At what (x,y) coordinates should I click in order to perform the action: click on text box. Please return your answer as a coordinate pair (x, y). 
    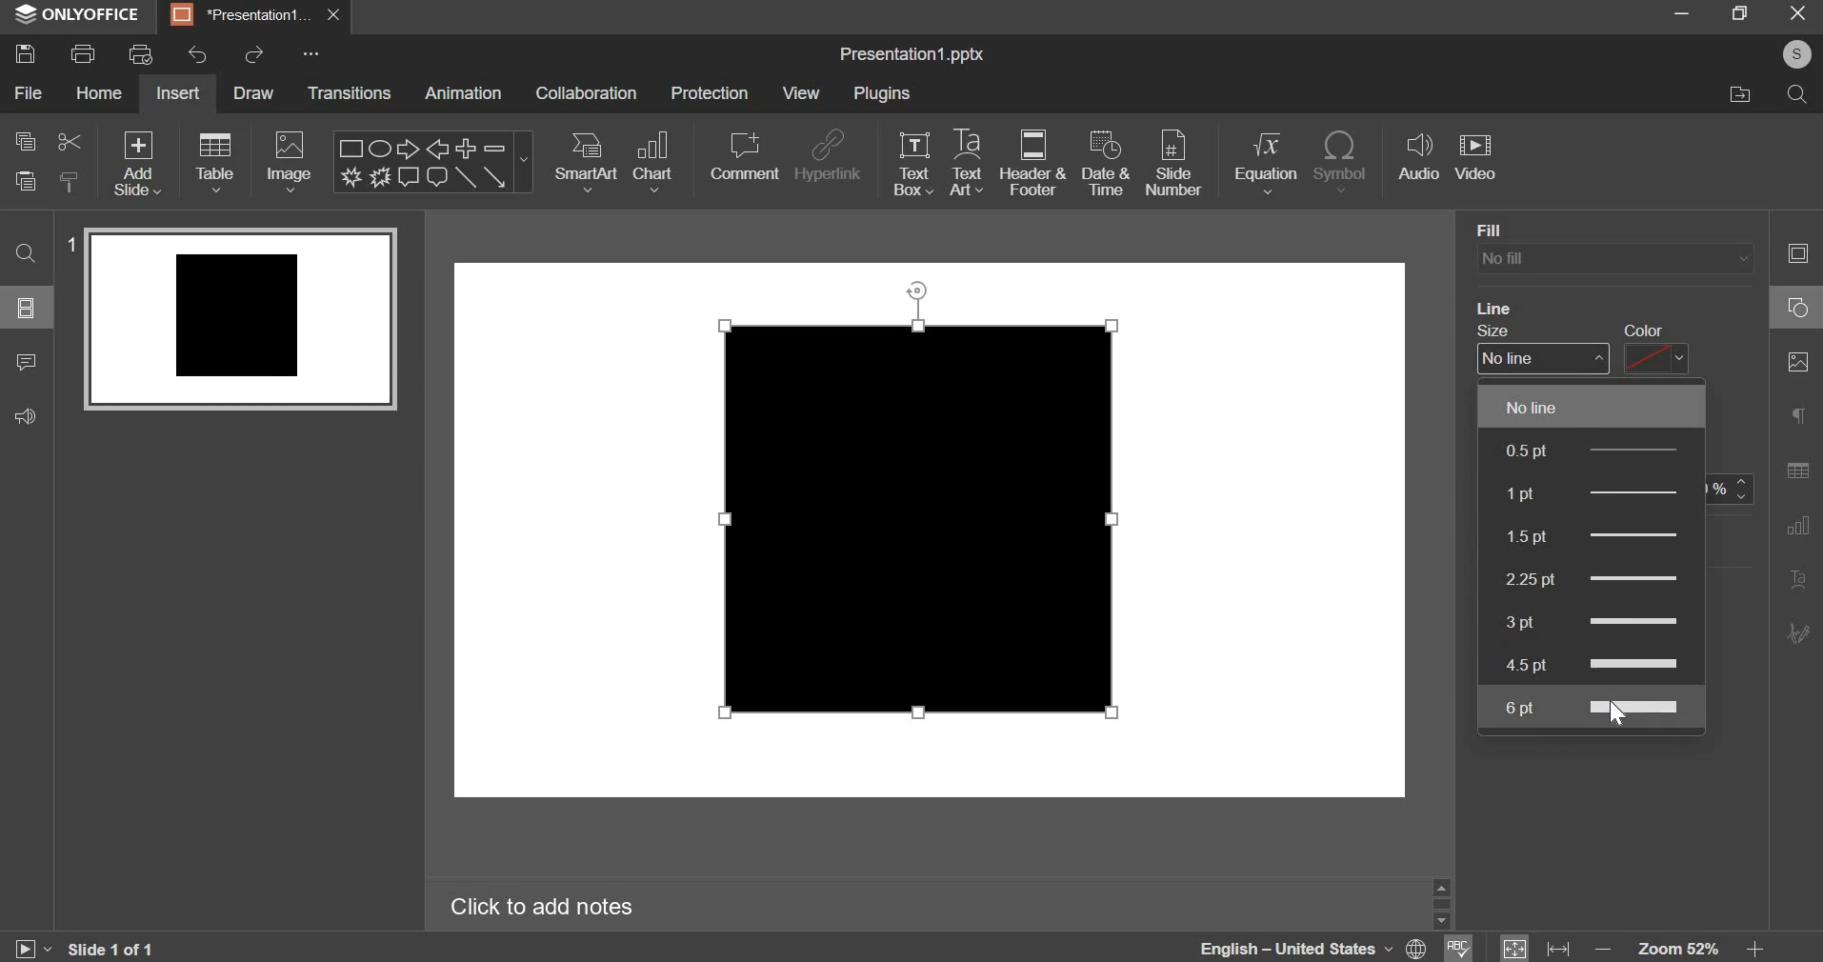
    Looking at the image, I should click on (912, 163).